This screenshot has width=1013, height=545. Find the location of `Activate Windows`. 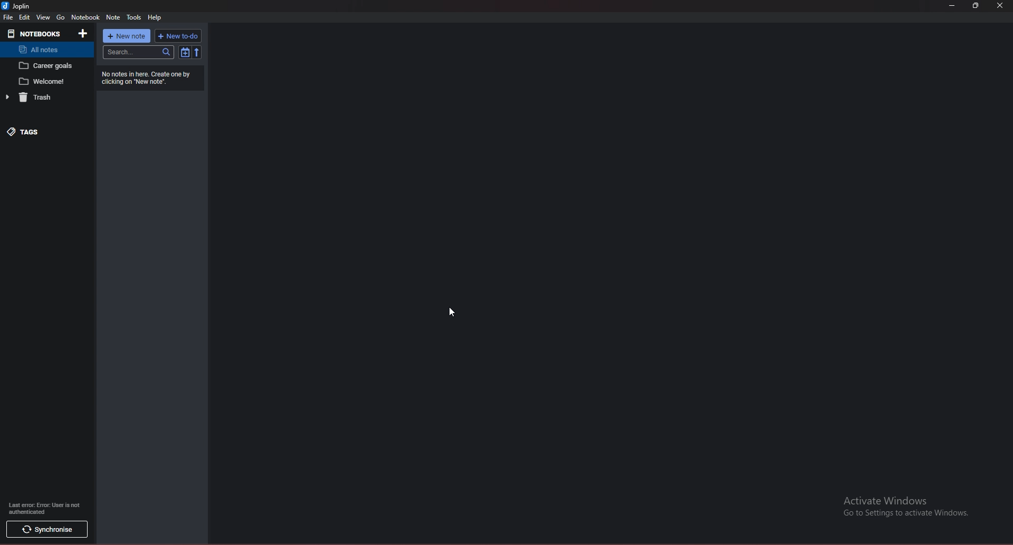

Activate Windows is located at coordinates (902, 510).